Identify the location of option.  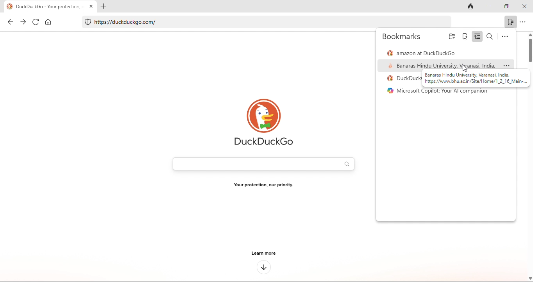
(504, 37).